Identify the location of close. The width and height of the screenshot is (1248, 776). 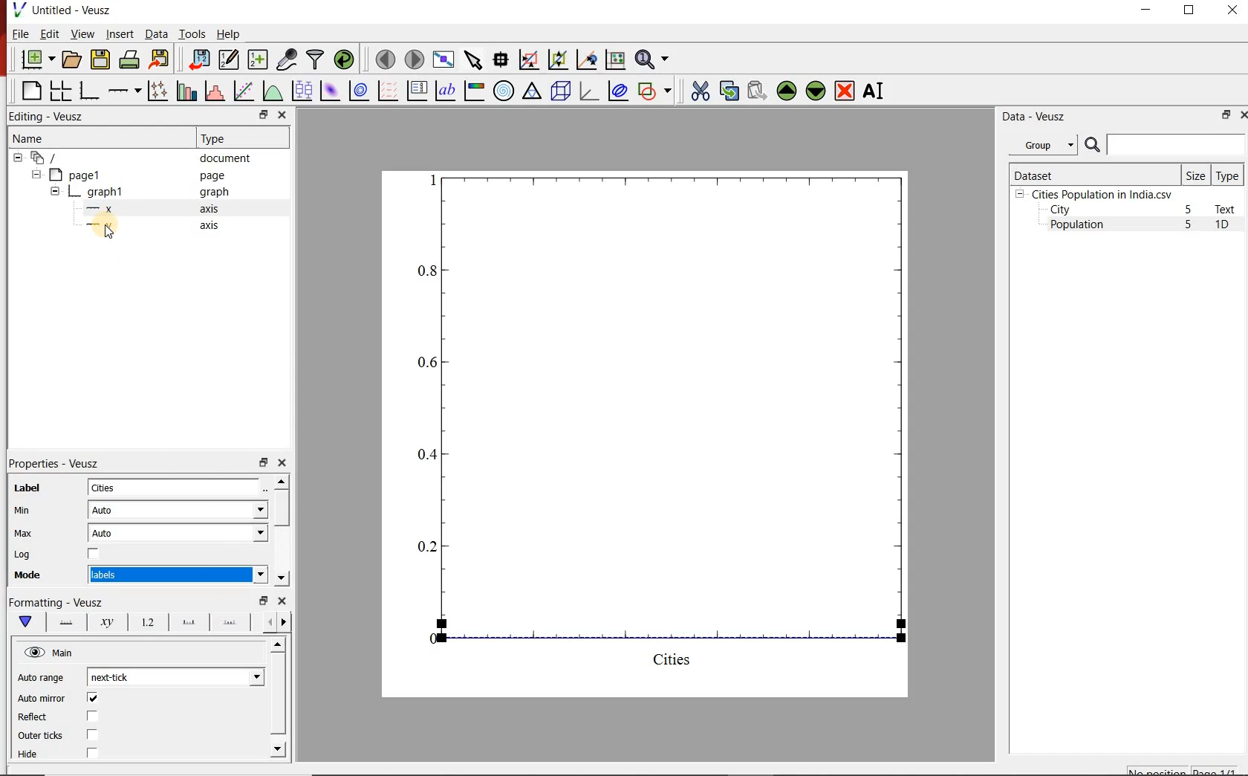
(280, 601).